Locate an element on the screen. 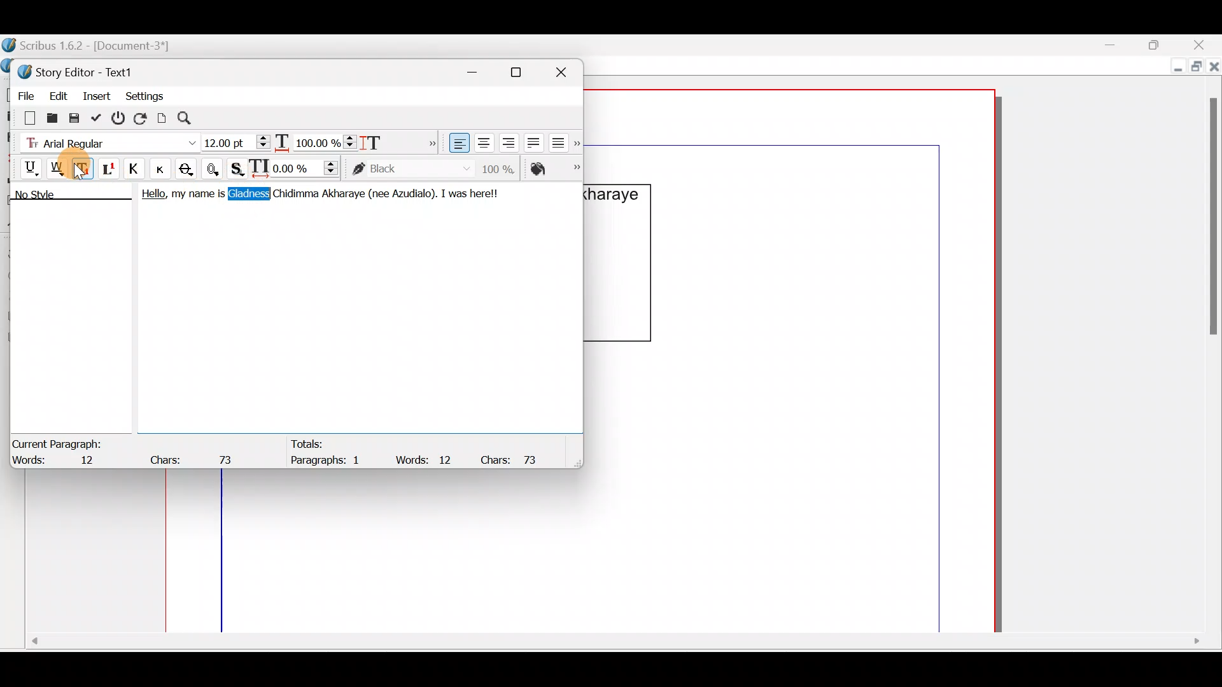 This screenshot has height=687, width=1222. Words: 12 is located at coordinates (60, 461).